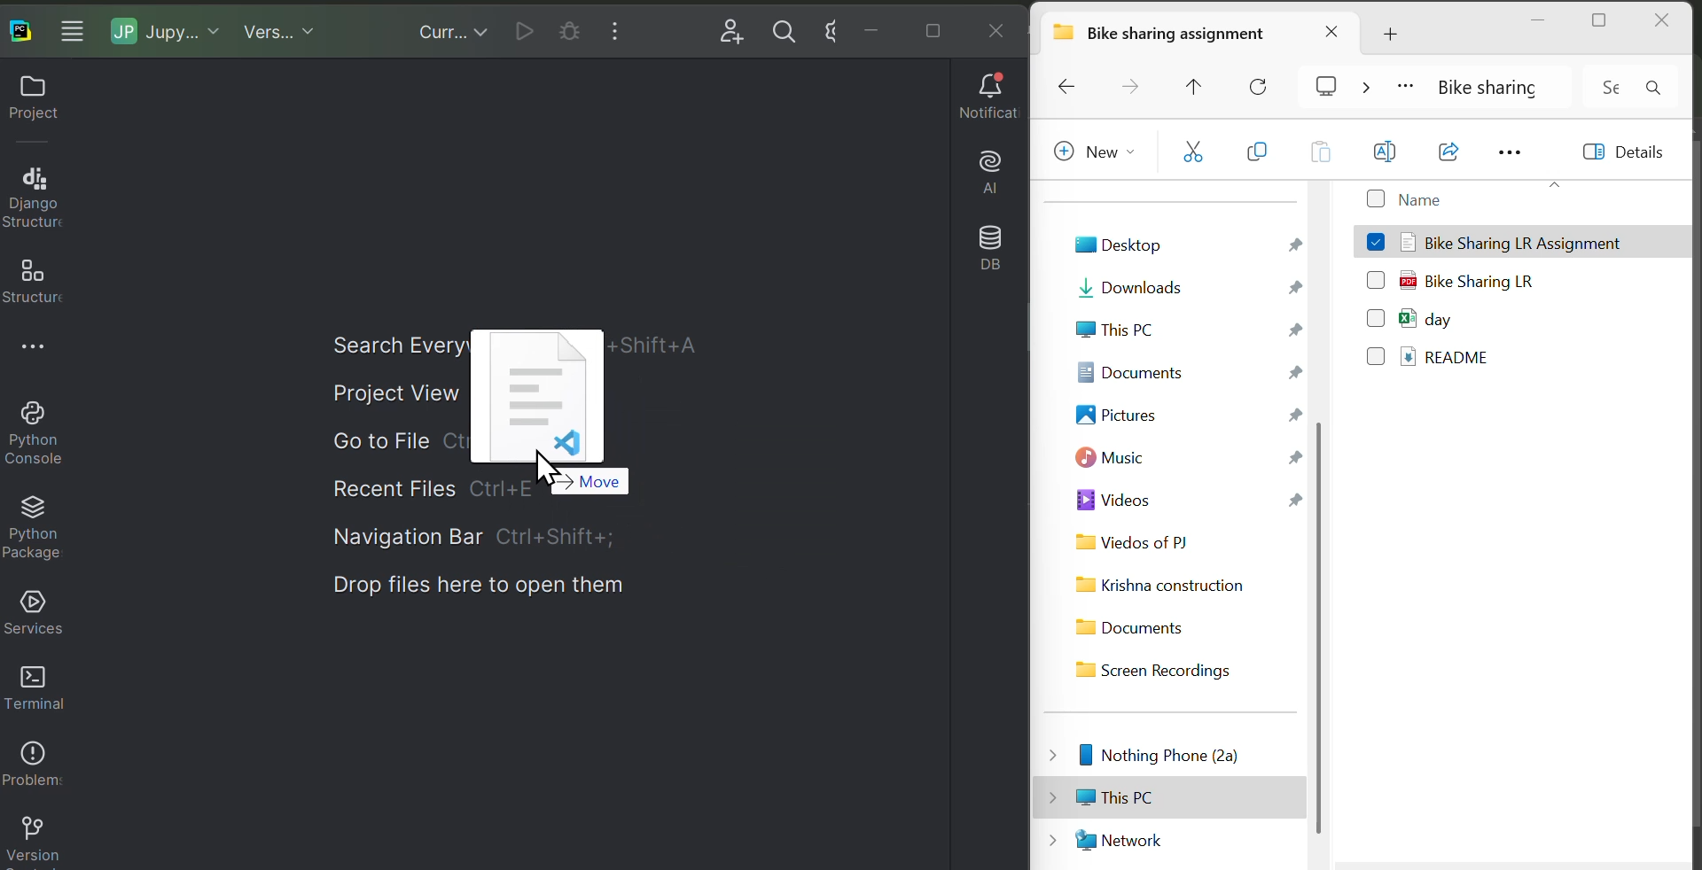 Image resolution: width=1702 pixels, height=870 pixels. I want to click on Paste, so click(1319, 155).